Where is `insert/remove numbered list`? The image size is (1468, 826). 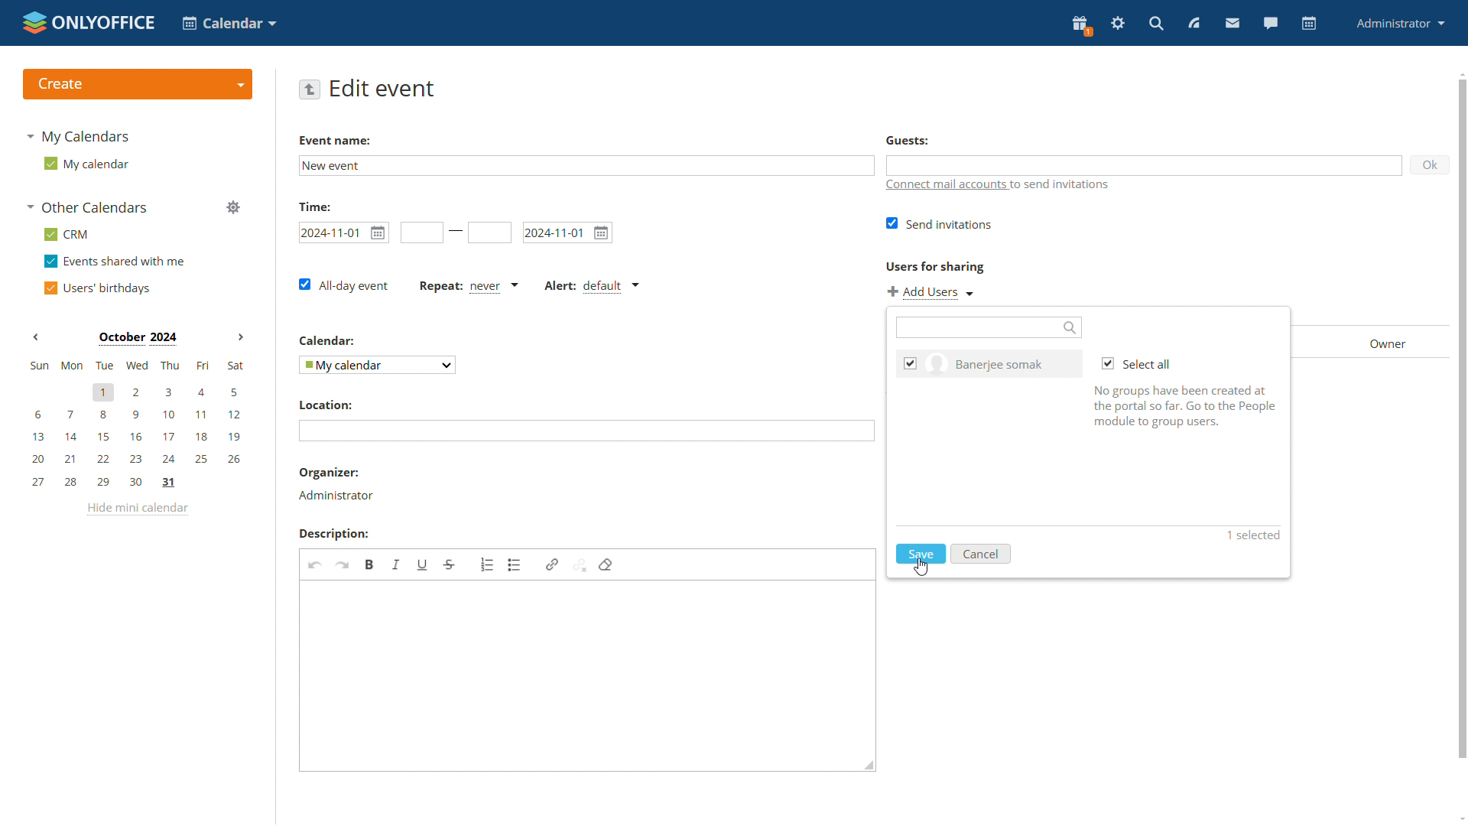
insert/remove numbered list is located at coordinates (488, 564).